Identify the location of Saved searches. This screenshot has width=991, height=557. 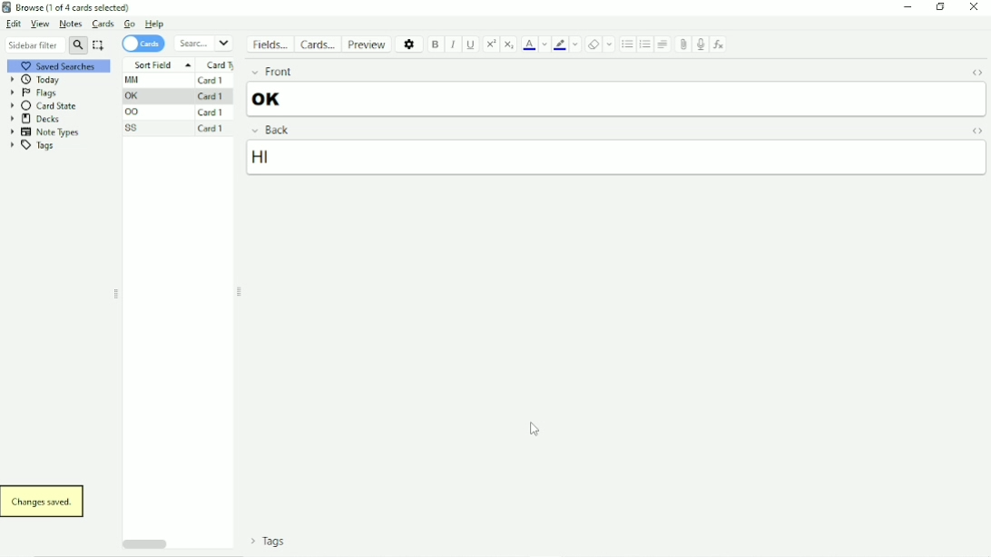
(64, 65).